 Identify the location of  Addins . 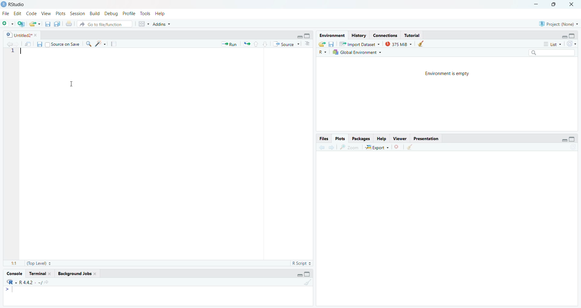
(162, 24).